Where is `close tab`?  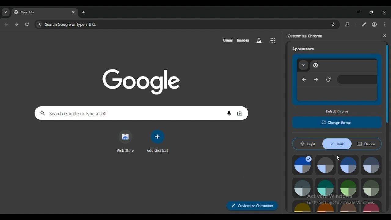 close tab is located at coordinates (73, 12).